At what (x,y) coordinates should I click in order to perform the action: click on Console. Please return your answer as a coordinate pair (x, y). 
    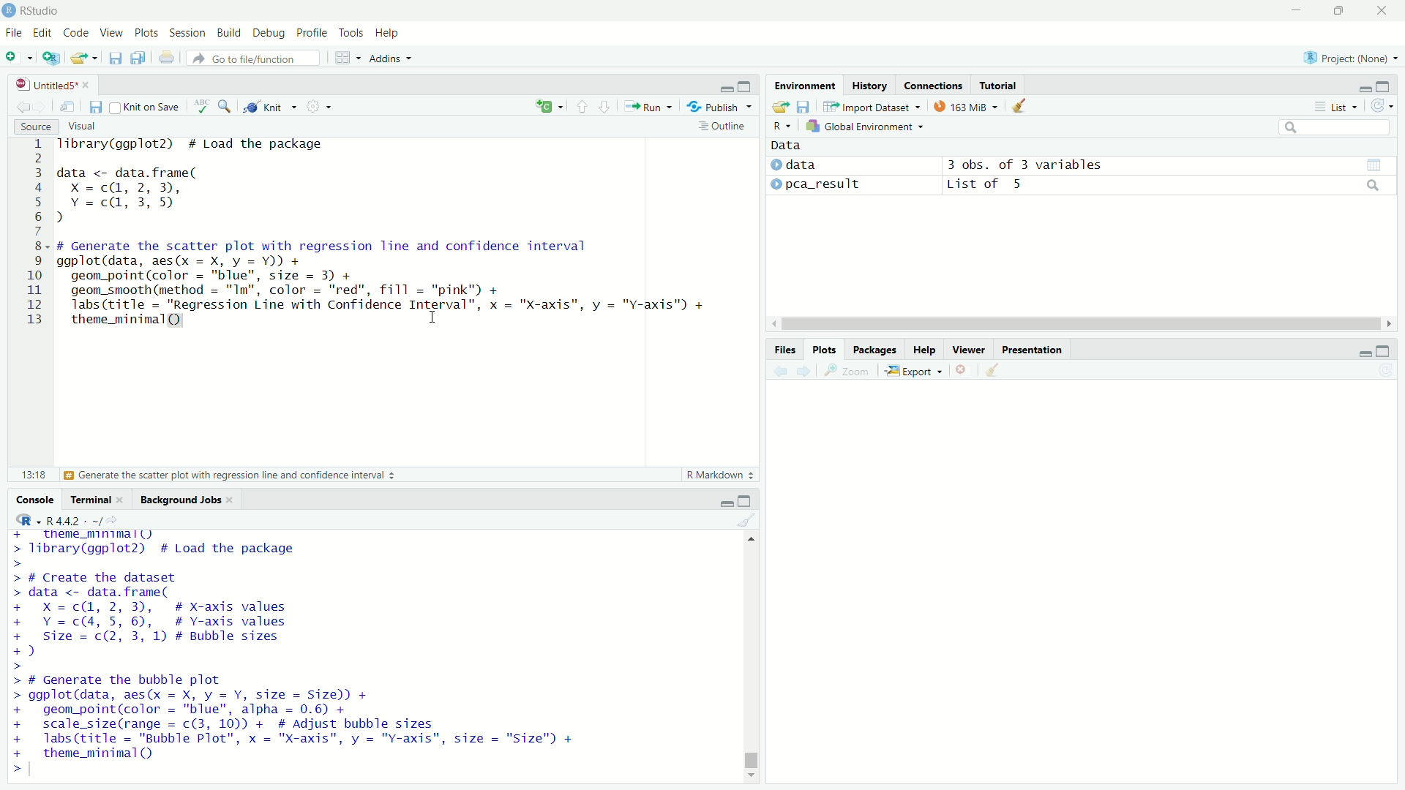
    Looking at the image, I should click on (34, 498).